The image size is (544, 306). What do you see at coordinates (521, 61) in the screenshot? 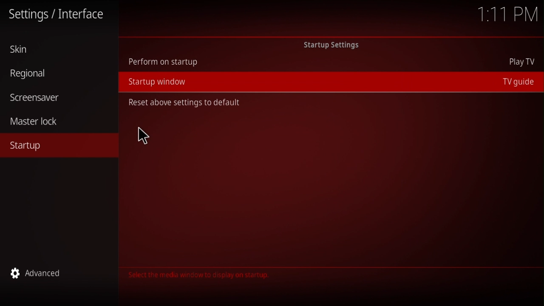
I see `Play TV` at bounding box center [521, 61].